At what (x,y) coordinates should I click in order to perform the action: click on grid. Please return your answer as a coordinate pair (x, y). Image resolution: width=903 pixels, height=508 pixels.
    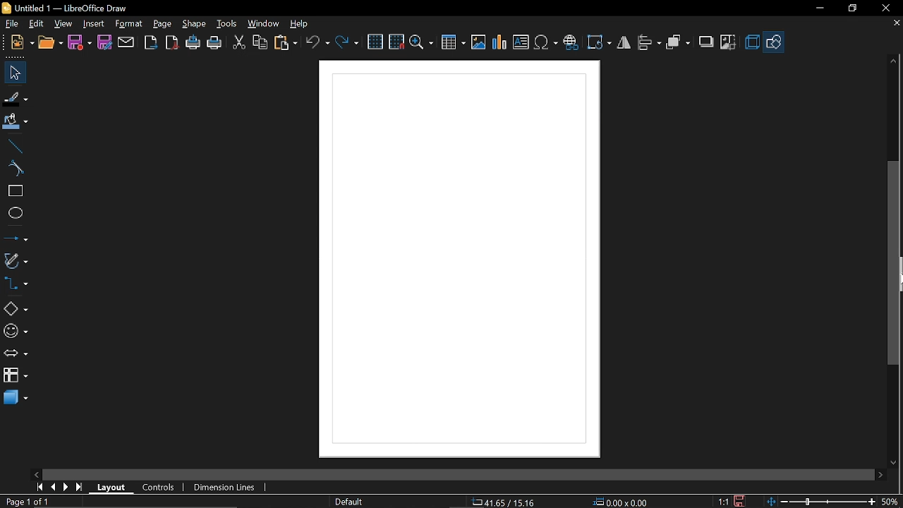
    Looking at the image, I should click on (377, 42).